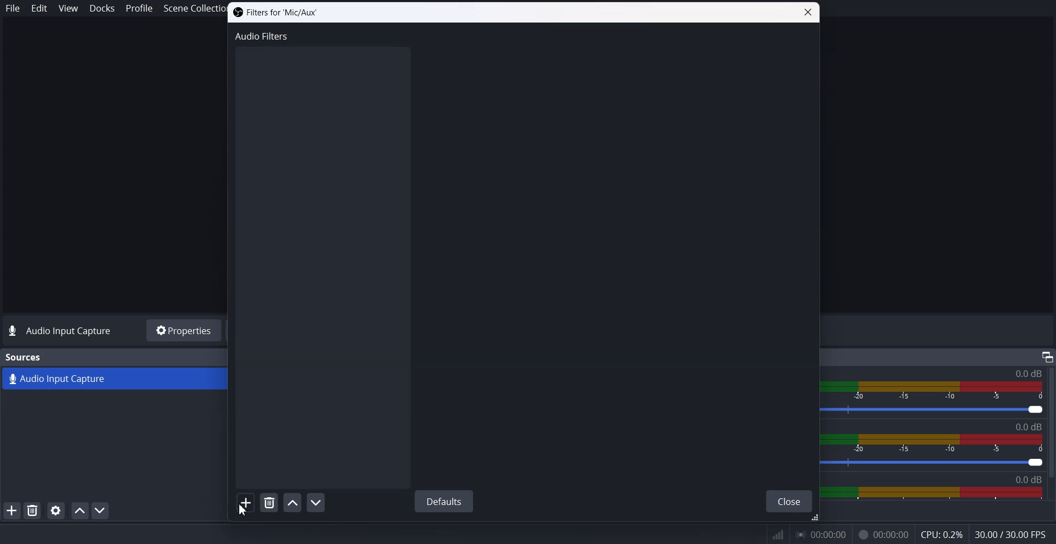  Describe the element at coordinates (813, 518) in the screenshot. I see `Drag handle` at that location.